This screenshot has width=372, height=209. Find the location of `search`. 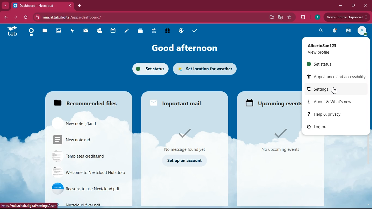

search is located at coordinates (319, 31).